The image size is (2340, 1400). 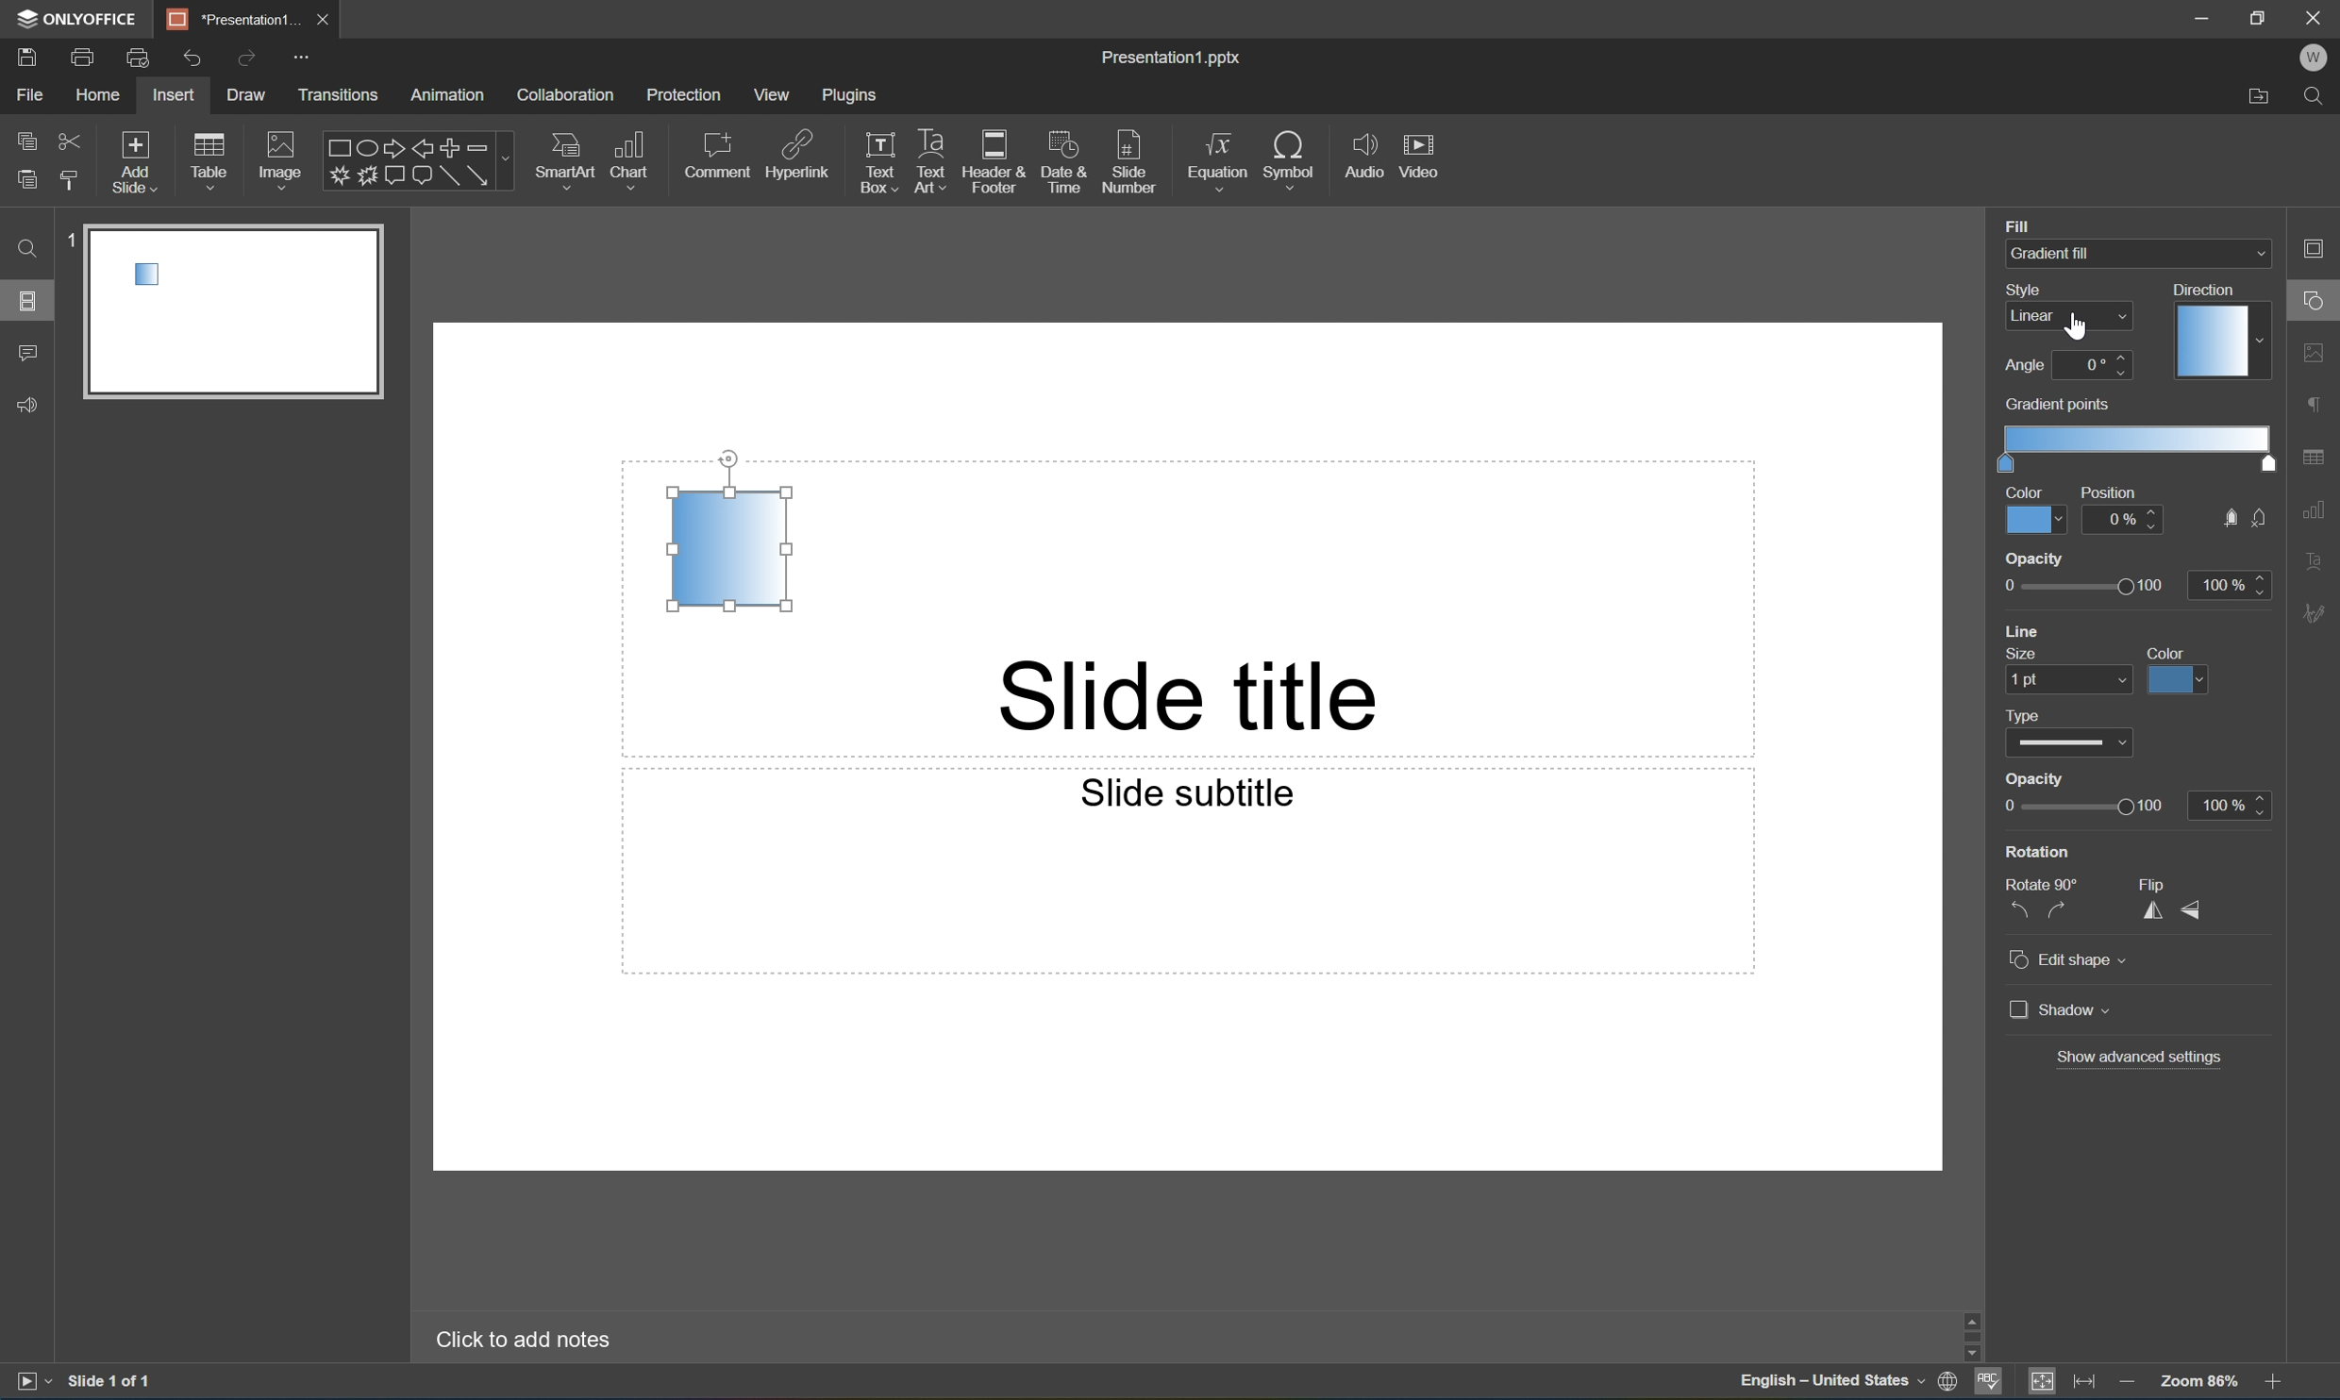 What do you see at coordinates (2268, 1330) in the screenshot?
I see `Scroll Bar` at bounding box center [2268, 1330].